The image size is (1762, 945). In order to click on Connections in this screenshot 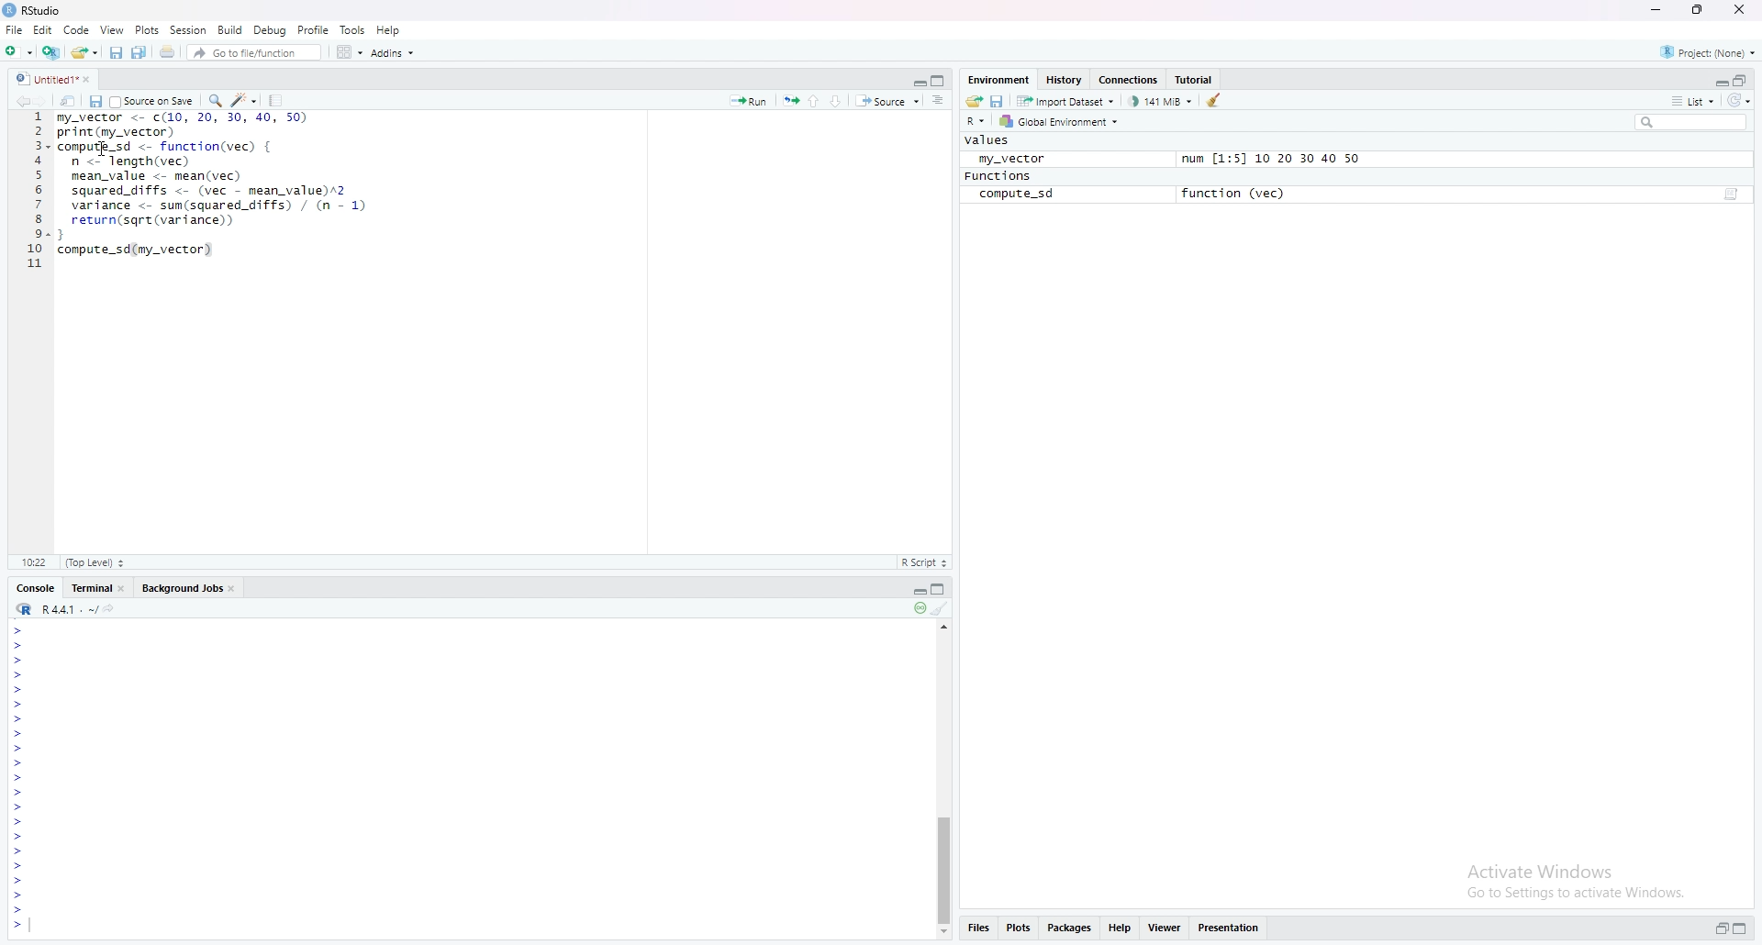, I will do `click(1129, 80)`.